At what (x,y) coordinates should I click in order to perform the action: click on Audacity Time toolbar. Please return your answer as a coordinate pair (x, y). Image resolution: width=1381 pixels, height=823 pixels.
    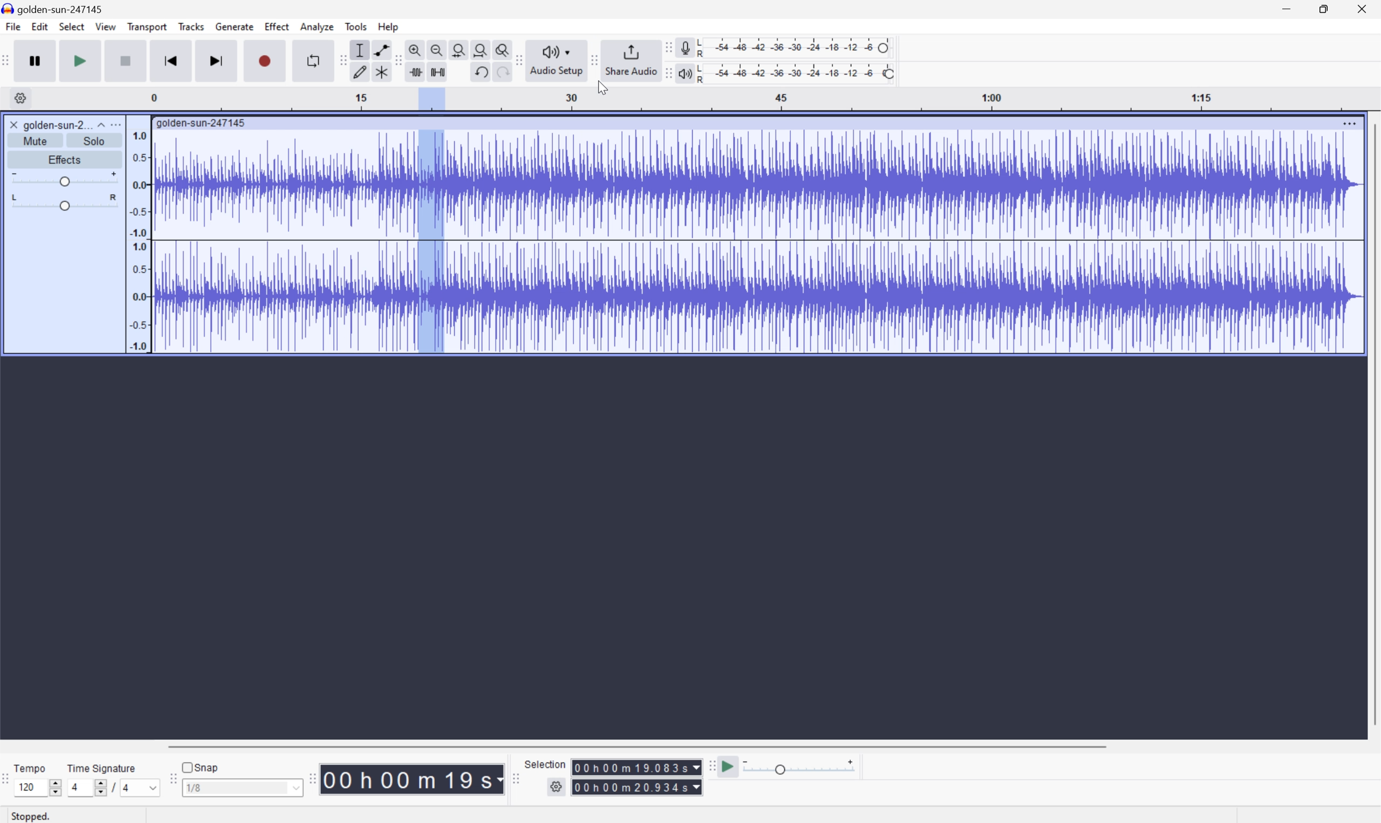
    Looking at the image, I should click on (308, 776).